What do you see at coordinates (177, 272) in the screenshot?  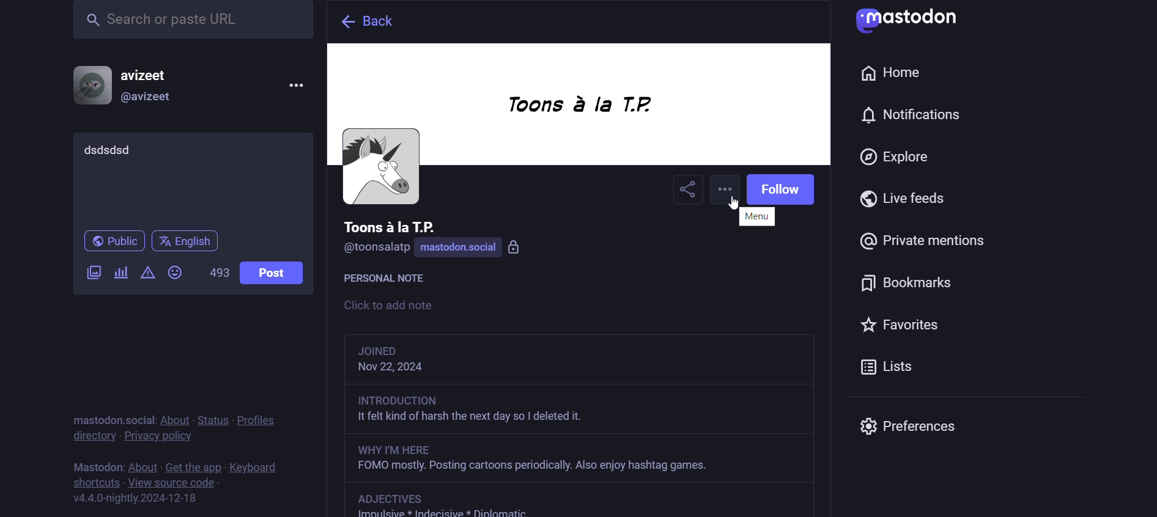 I see `add emoji` at bounding box center [177, 272].